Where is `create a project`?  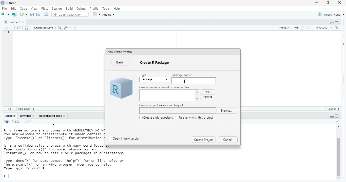 create a project is located at coordinates (14, 14).